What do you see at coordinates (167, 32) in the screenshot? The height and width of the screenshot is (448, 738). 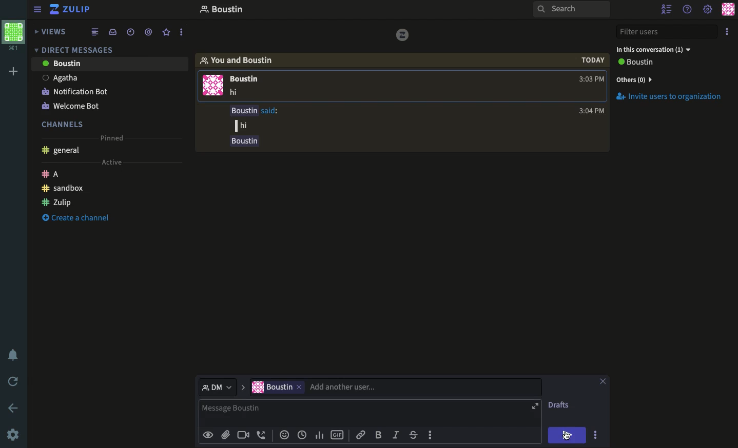 I see `Favorites` at bounding box center [167, 32].